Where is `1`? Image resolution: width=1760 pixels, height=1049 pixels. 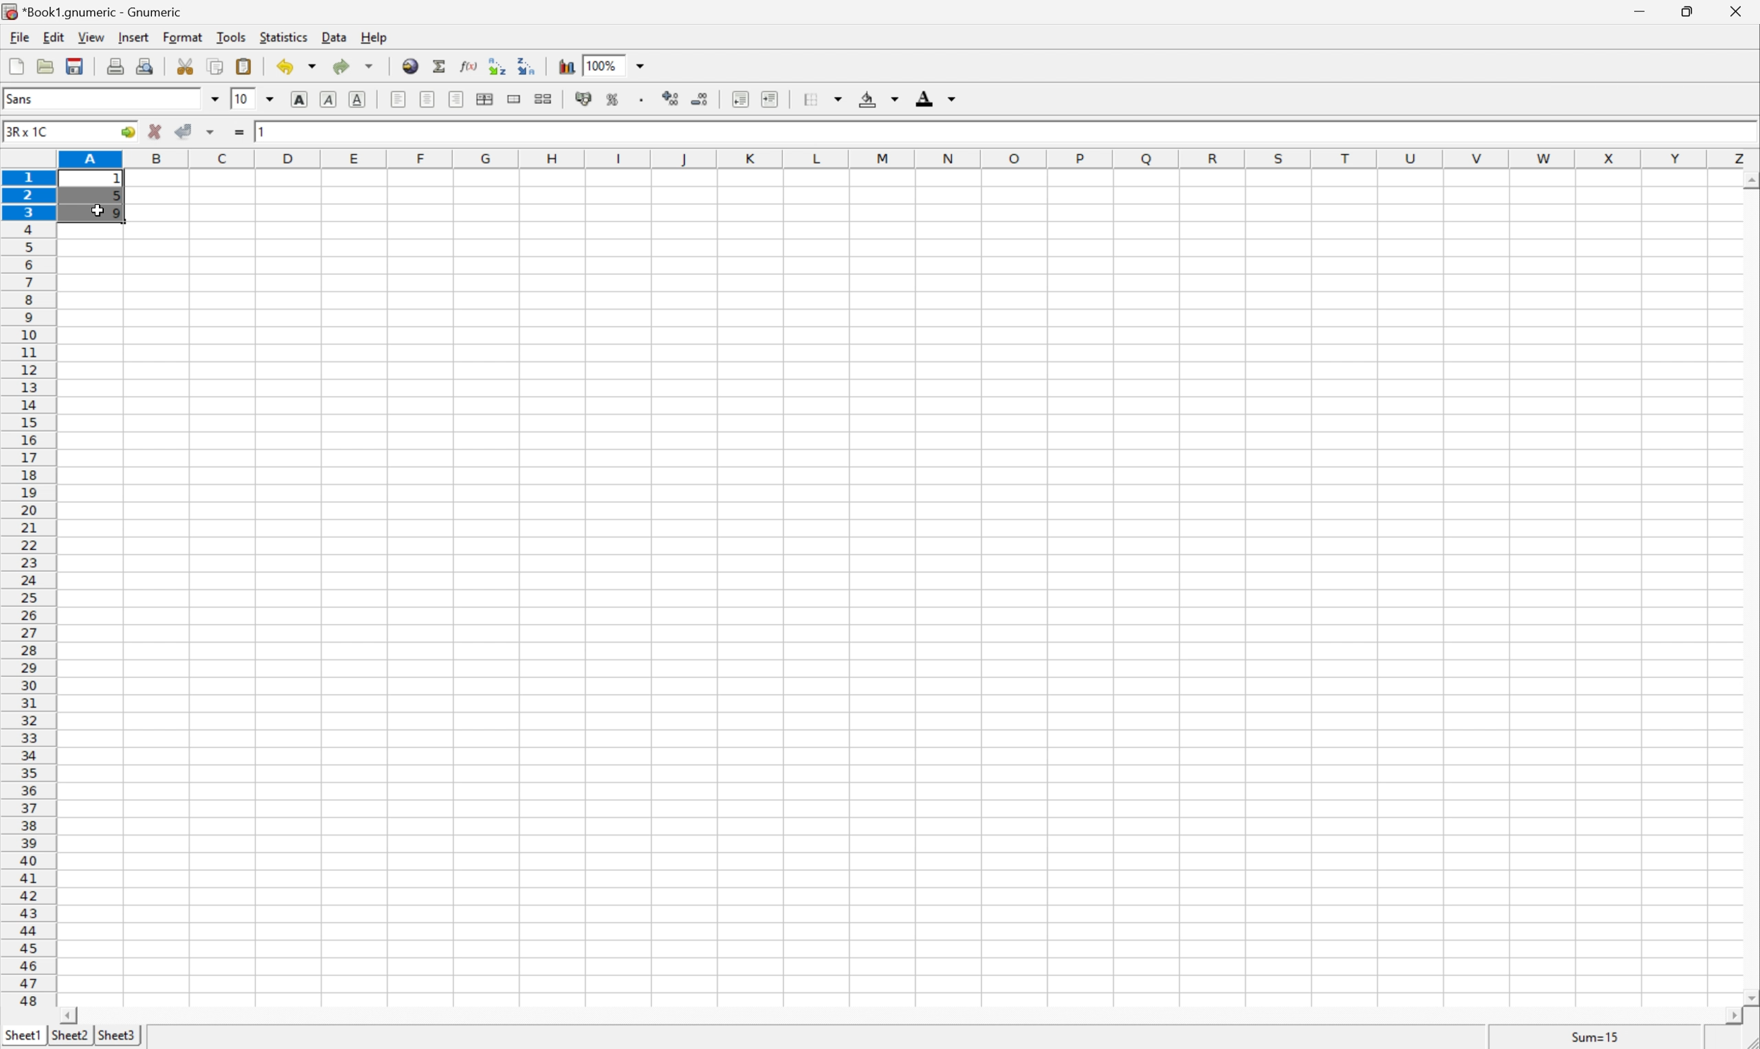 1 is located at coordinates (264, 129).